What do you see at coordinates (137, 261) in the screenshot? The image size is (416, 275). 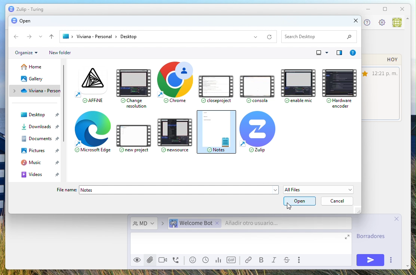 I see `view` at bounding box center [137, 261].